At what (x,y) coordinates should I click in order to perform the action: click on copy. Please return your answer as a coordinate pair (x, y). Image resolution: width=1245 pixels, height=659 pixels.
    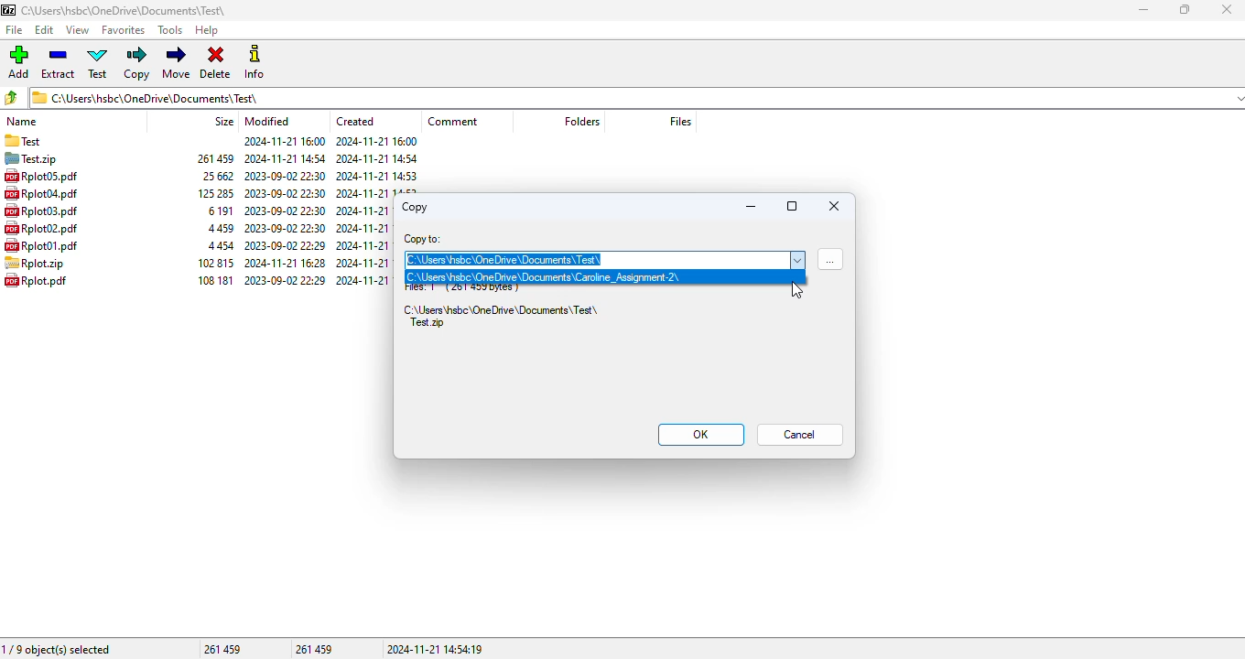
    Looking at the image, I should click on (138, 64).